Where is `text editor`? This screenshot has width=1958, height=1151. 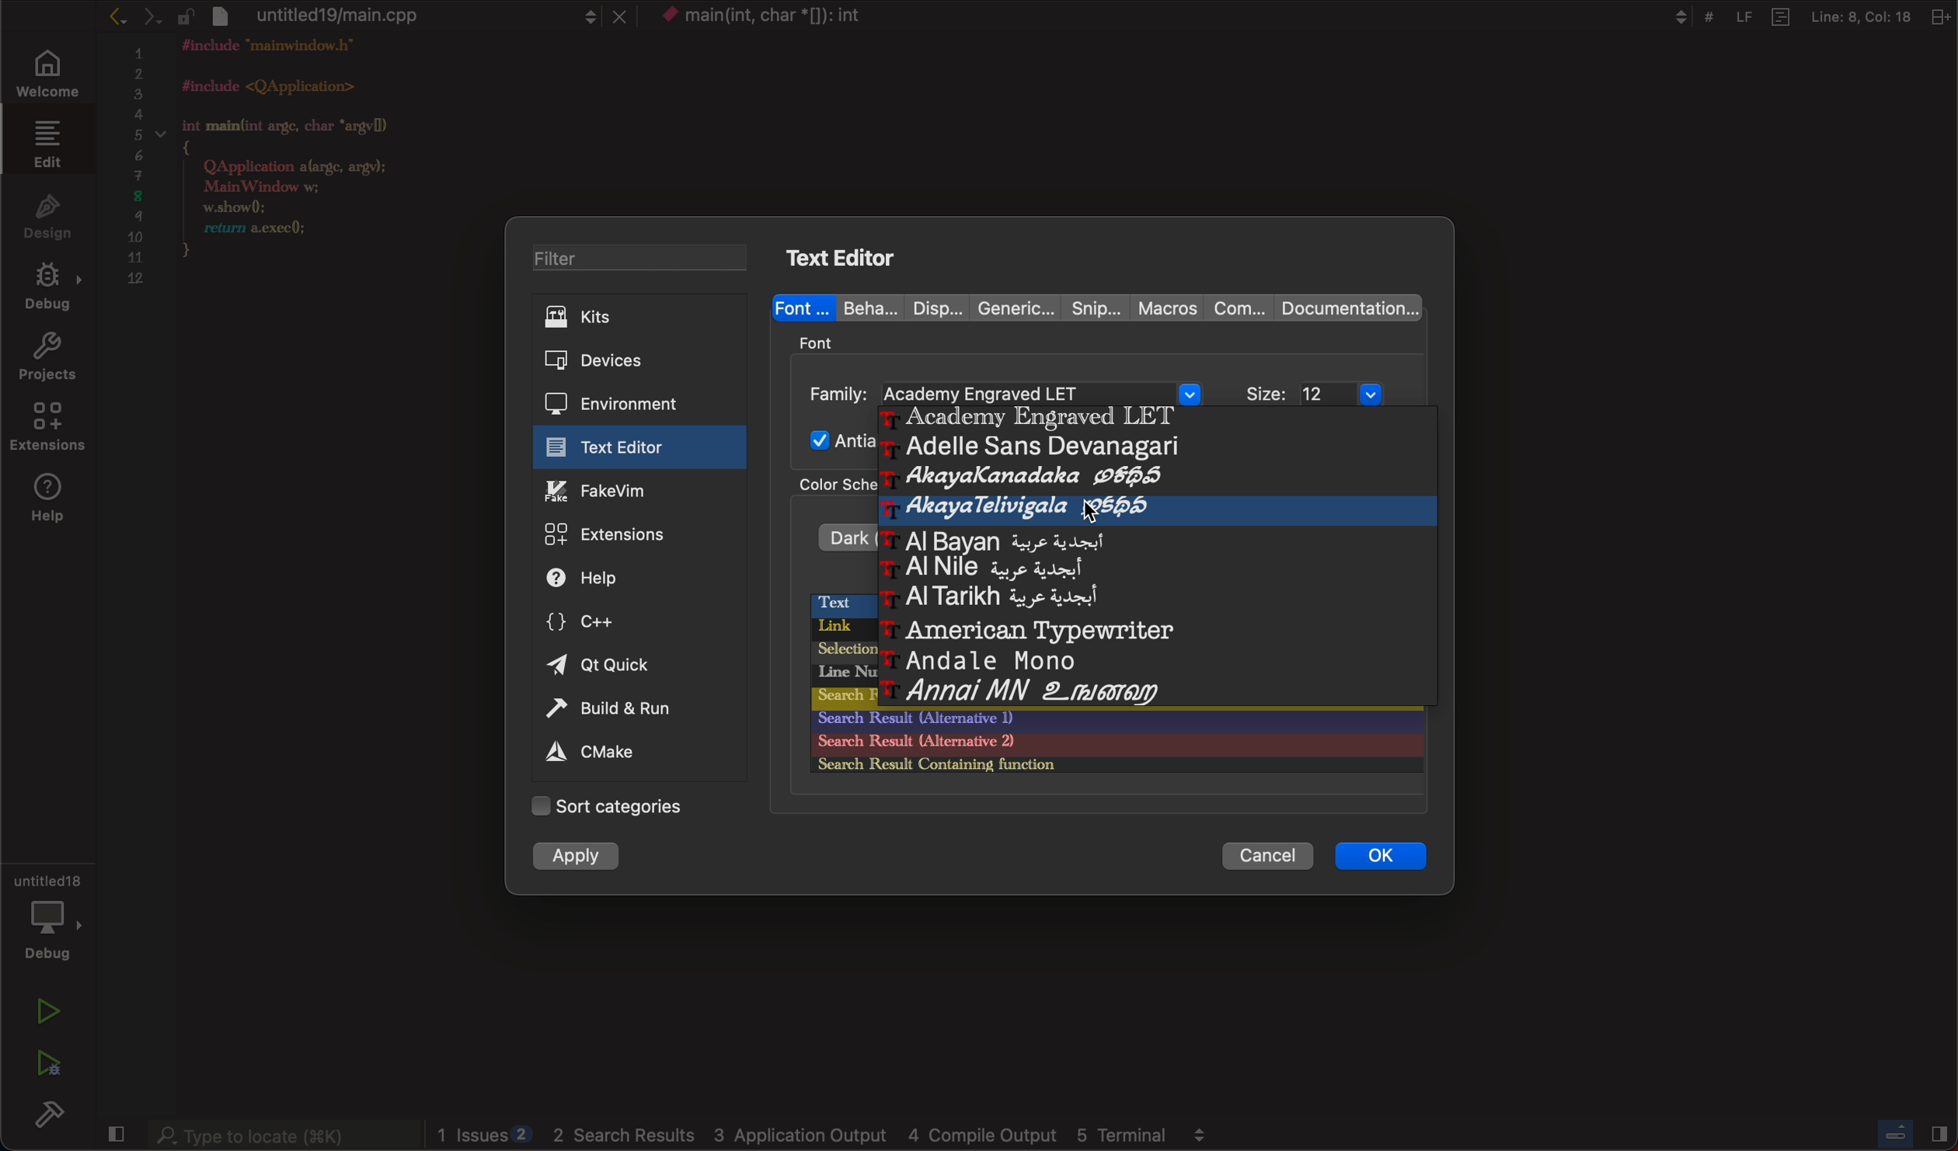
text editor is located at coordinates (849, 256).